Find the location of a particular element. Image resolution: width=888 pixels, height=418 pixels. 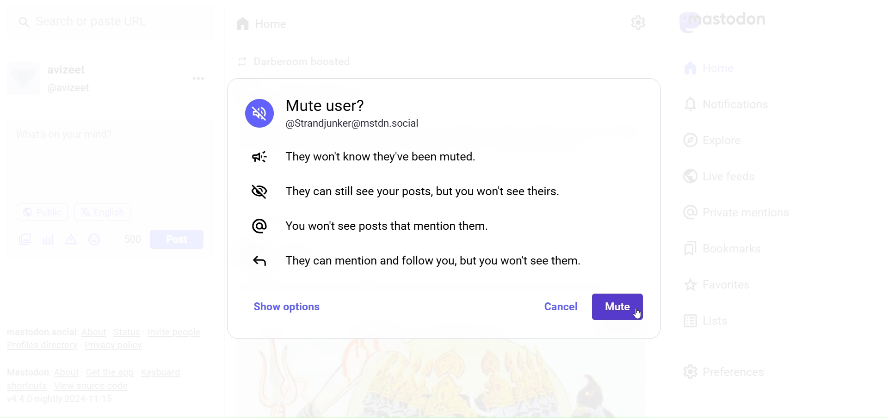

You wont see posts that mention them is located at coordinates (435, 225).